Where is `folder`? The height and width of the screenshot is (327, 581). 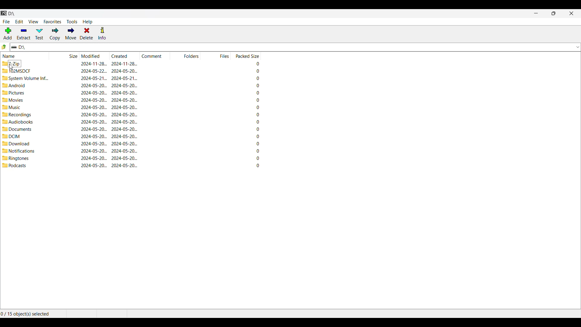
folder is located at coordinates (11, 107).